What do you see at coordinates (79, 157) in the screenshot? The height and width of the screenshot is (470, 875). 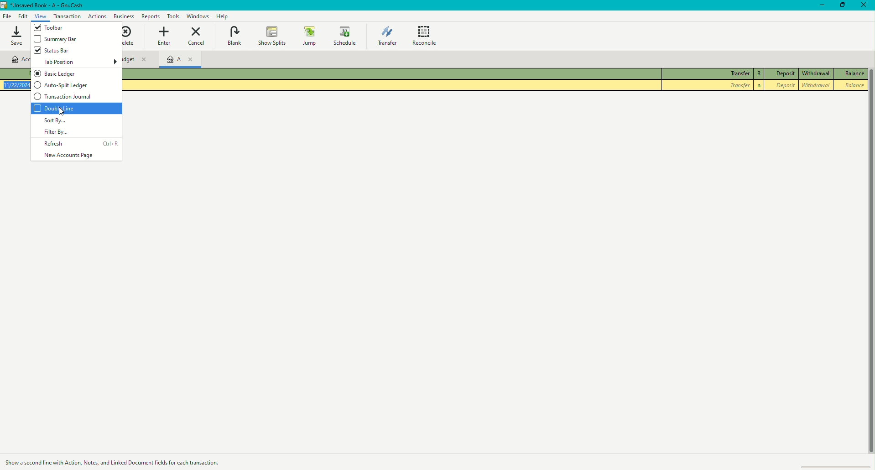 I see `New Accounts Page` at bounding box center [79, 157].